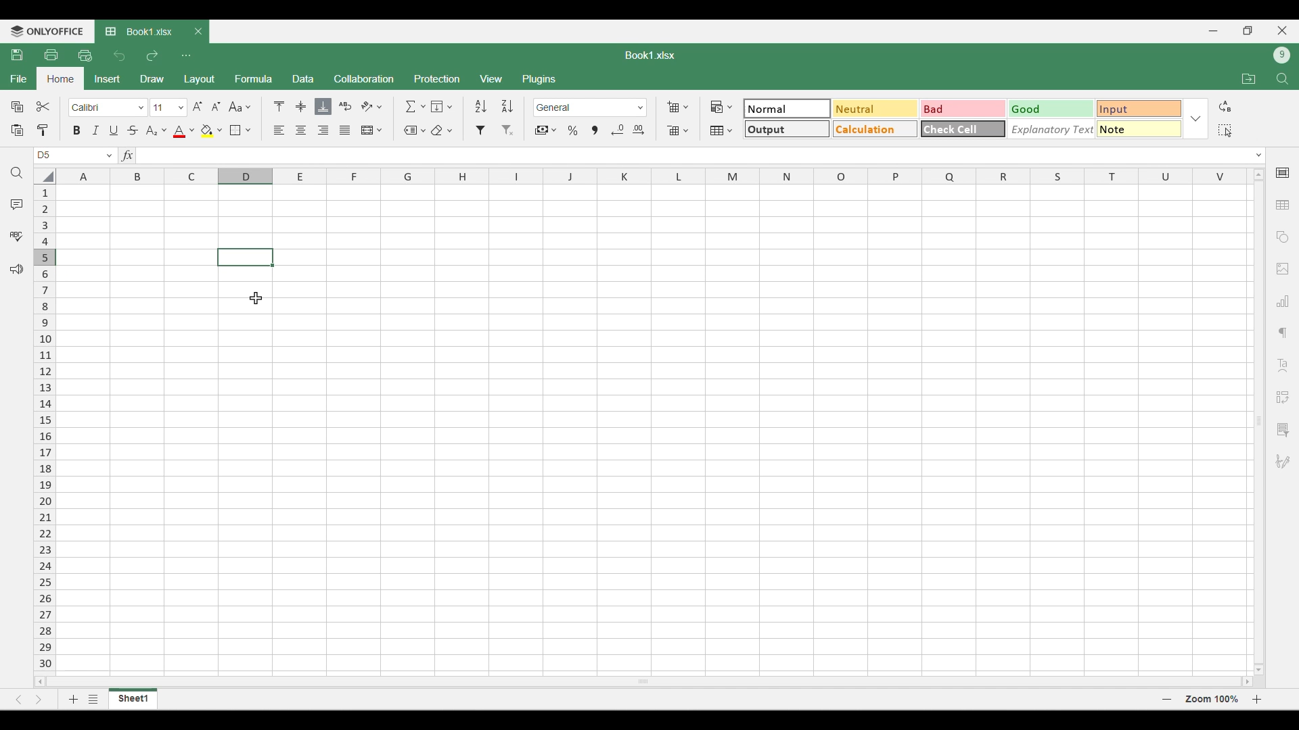 The width and height of the screenshot is (1299, 730). What do you see at coordinates (18, 700) in the screenshot?
I see `Previous` at bounding box center [18, 700].